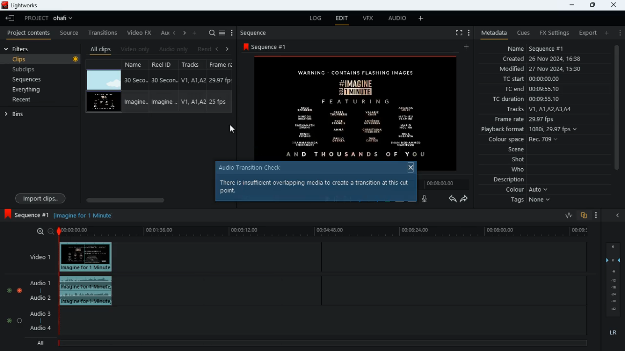  Describe the element at coordinates (163, 80) in the screenshot. I see `30 secon...` at that location.